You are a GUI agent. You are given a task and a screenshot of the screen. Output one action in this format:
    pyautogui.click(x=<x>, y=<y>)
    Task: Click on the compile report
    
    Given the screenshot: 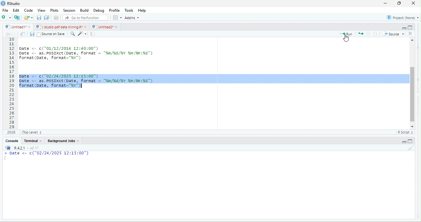 What is the action you would take?
    pyautogui.click(x=94, y=34)
    